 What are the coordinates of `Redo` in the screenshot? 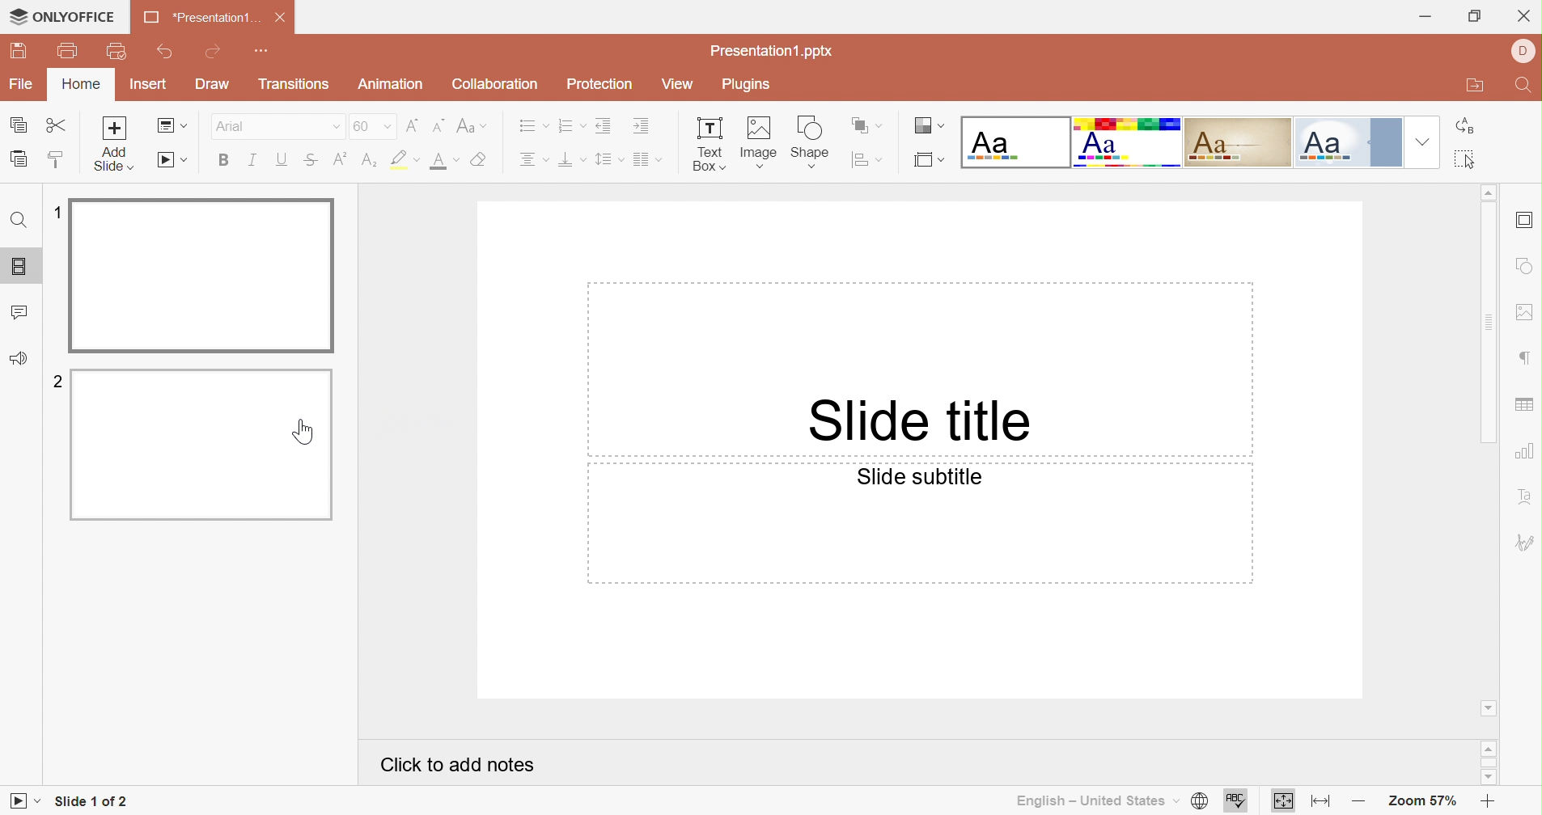 It's located at (210, 55).